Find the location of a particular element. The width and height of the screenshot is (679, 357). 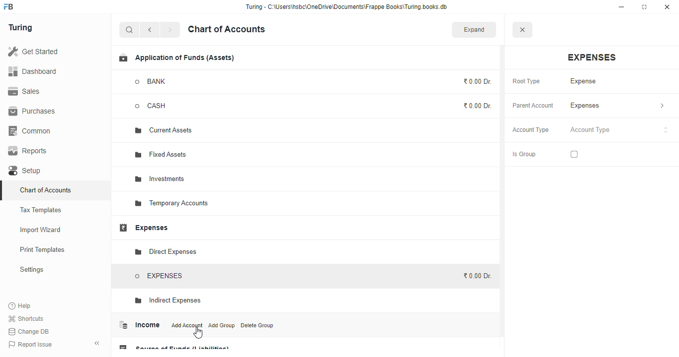

shortcuts is located at coordinates (26, 318).